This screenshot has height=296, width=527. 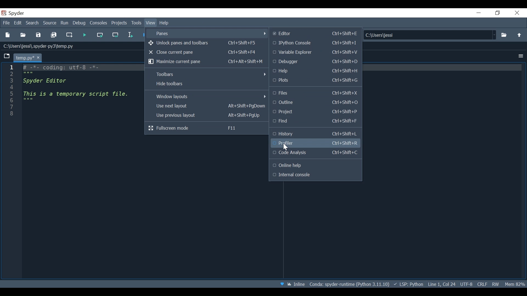 I want to click on Restore, so click(x=497, y=13).